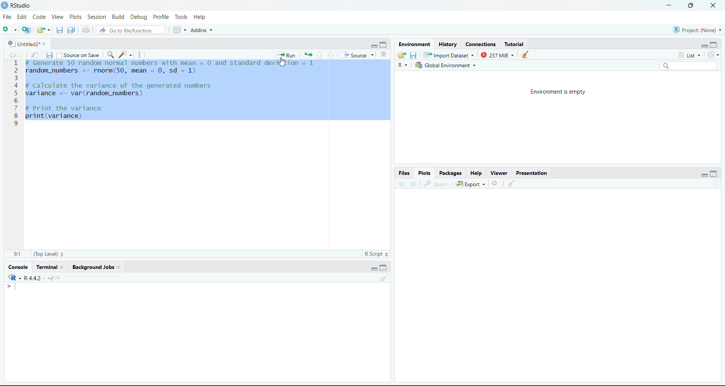 This screenshot has height=386, width=725. What do you see at coordinates (35, 55) in the screenshot?
I see `open in new window` at bounding box center [35, 55].